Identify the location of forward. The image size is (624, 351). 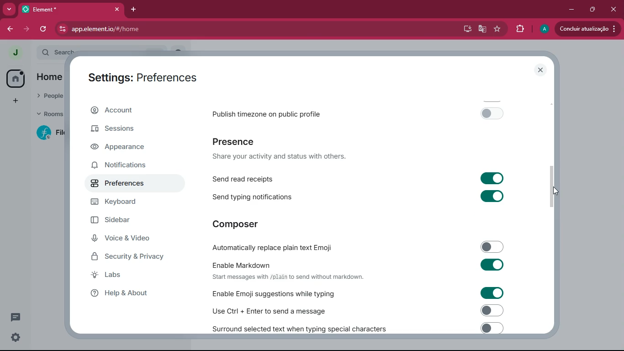
(25, 29).